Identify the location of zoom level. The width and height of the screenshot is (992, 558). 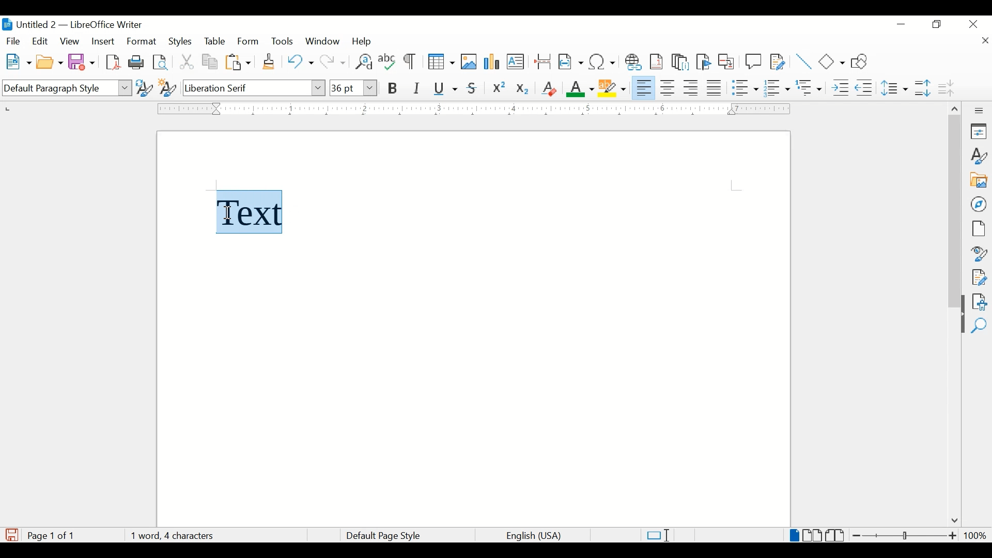
(975, 535).